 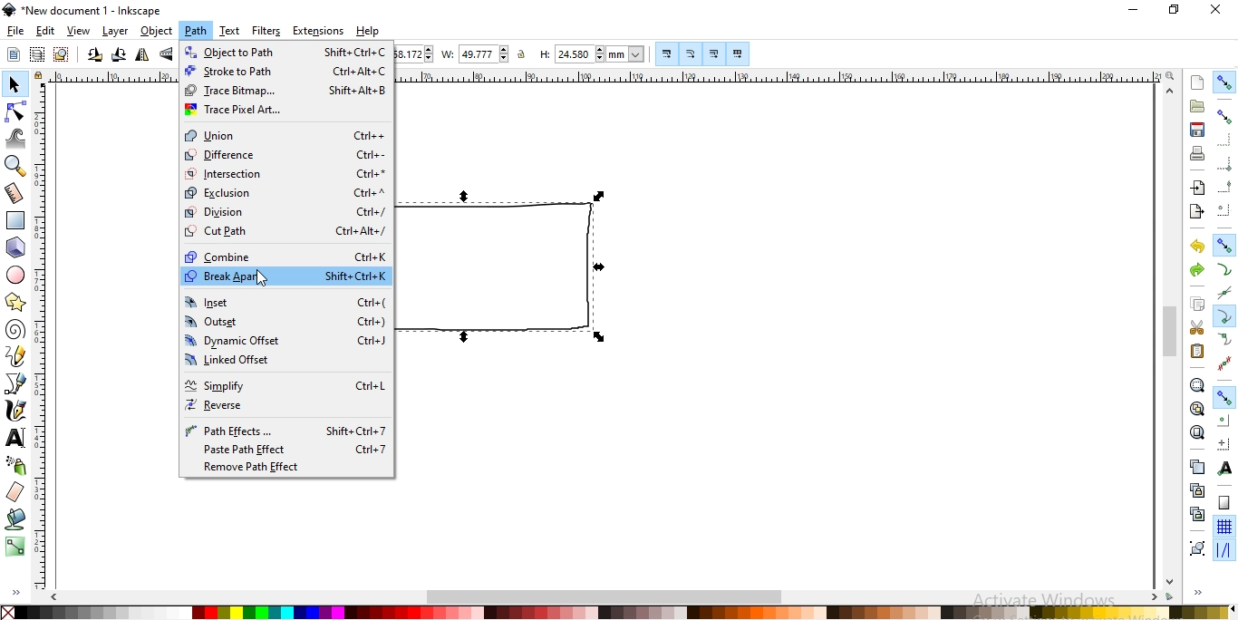 What do you see at coordinates (13, 192) in the screenshot?
I see `measurement tool` at bounding box center [13, 192].